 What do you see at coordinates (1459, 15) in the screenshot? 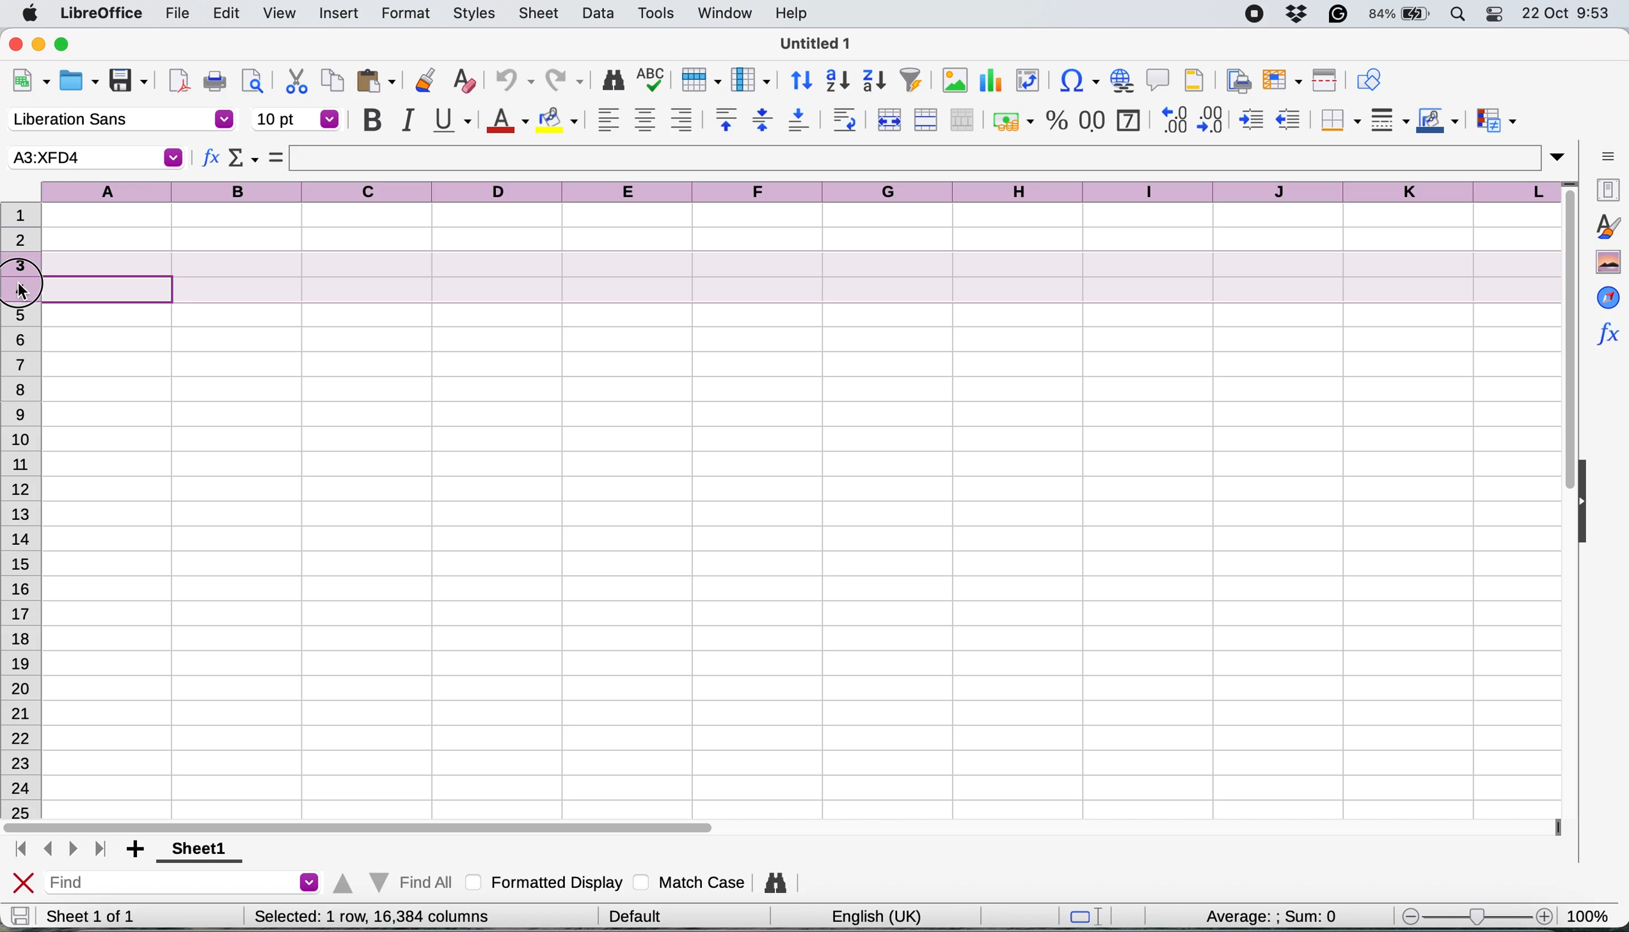
I see `spotlight search` at bounding box center [1459, 15].